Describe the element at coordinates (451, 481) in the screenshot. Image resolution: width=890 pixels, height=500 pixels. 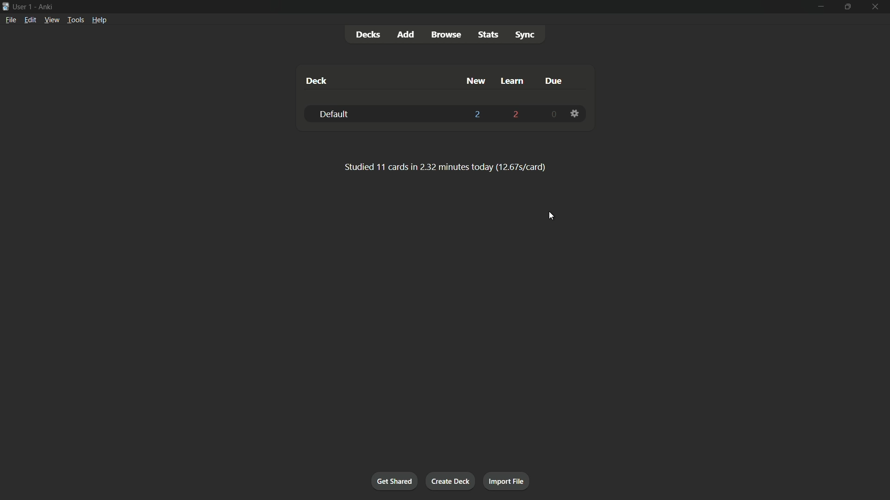
I see `create deck` at that location.